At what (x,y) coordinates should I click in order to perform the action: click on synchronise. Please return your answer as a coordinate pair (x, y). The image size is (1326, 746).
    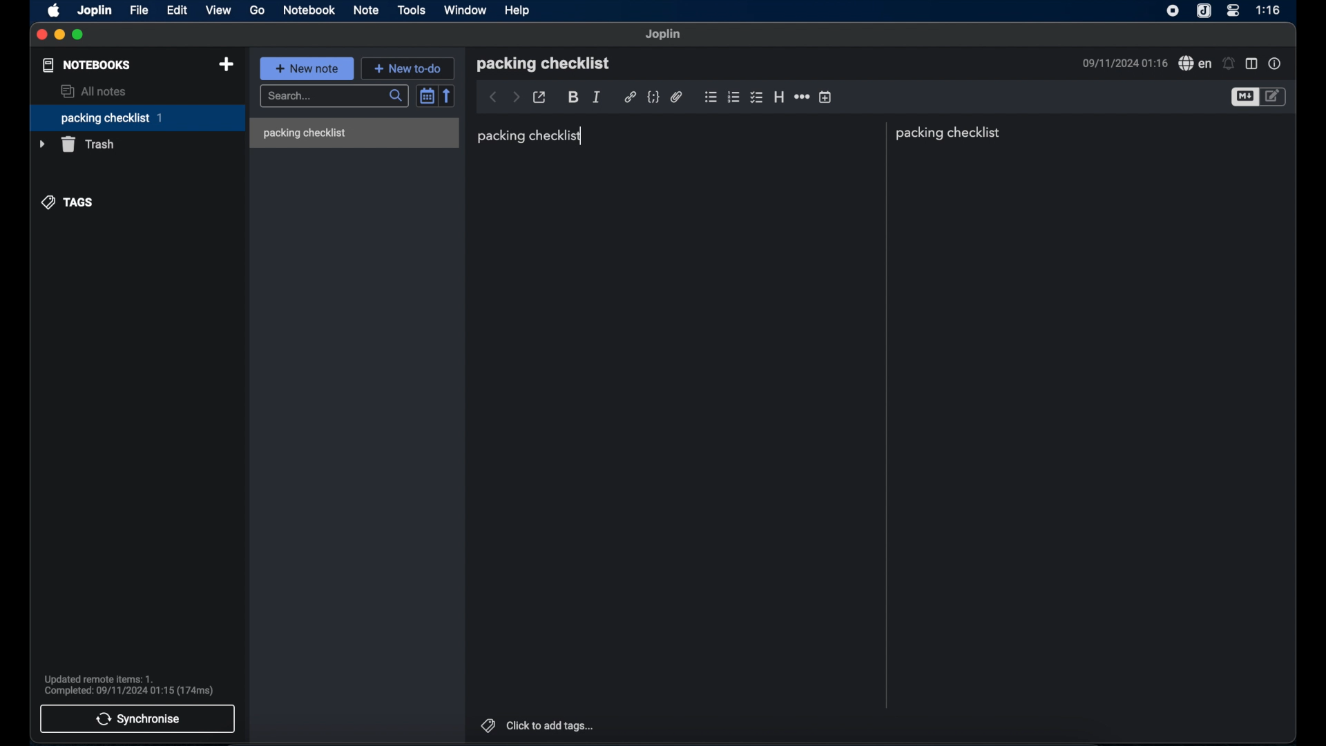
    Looking at the image, I should click on (137, 719).